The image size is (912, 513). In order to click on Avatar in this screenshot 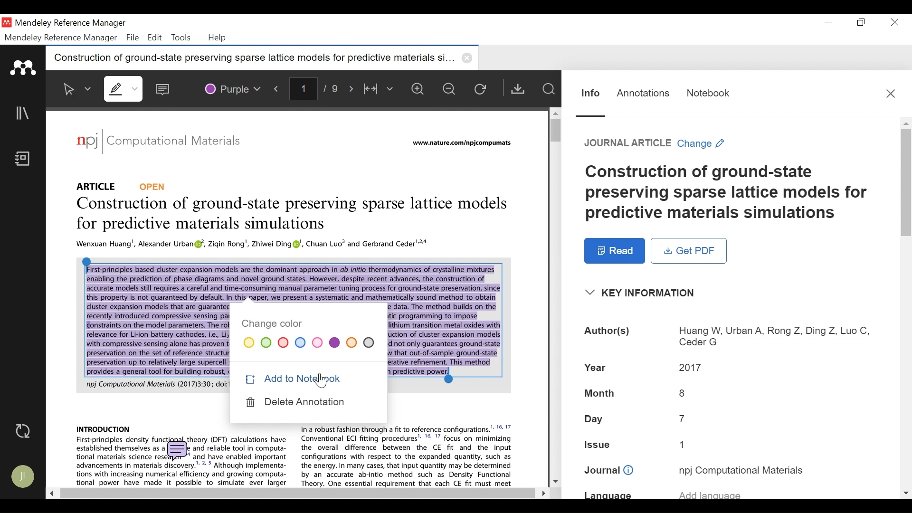, I will do `click(24, 476)`.